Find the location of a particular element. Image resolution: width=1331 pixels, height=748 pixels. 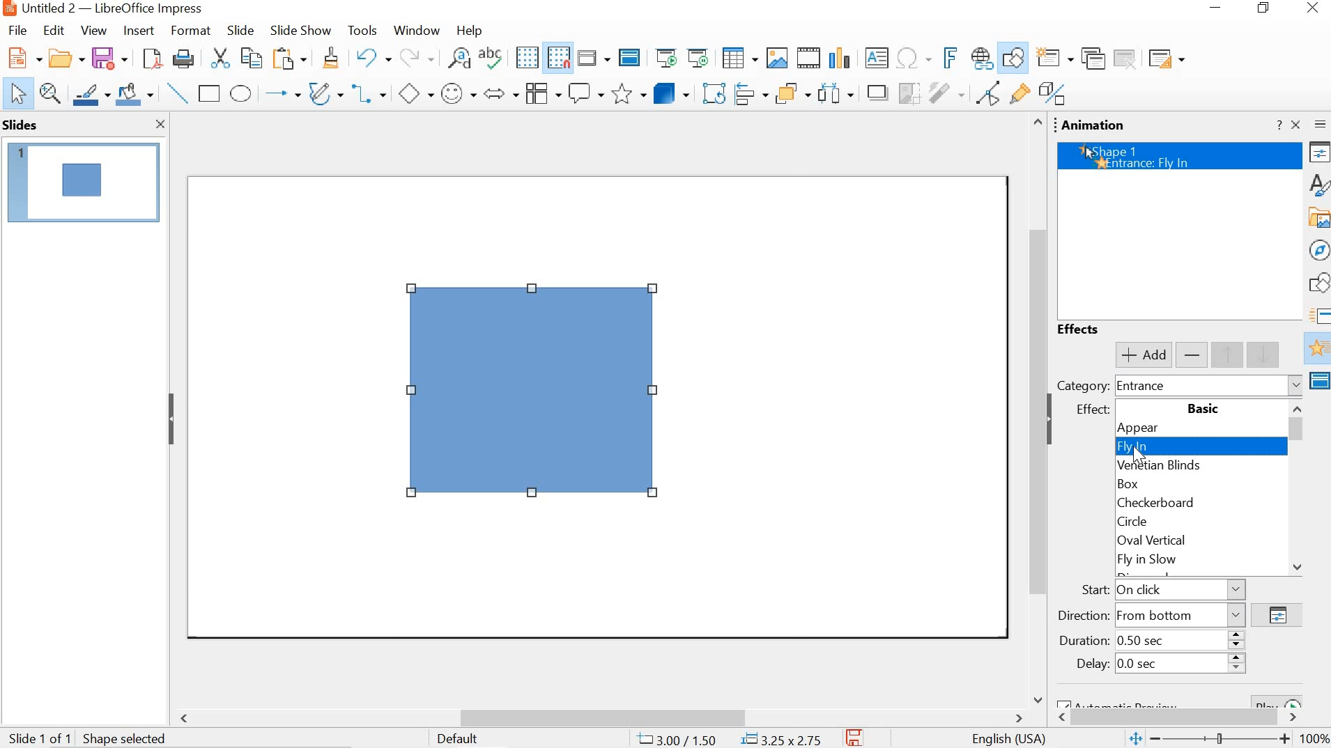

Move up is located at coordinates (1037, 123).